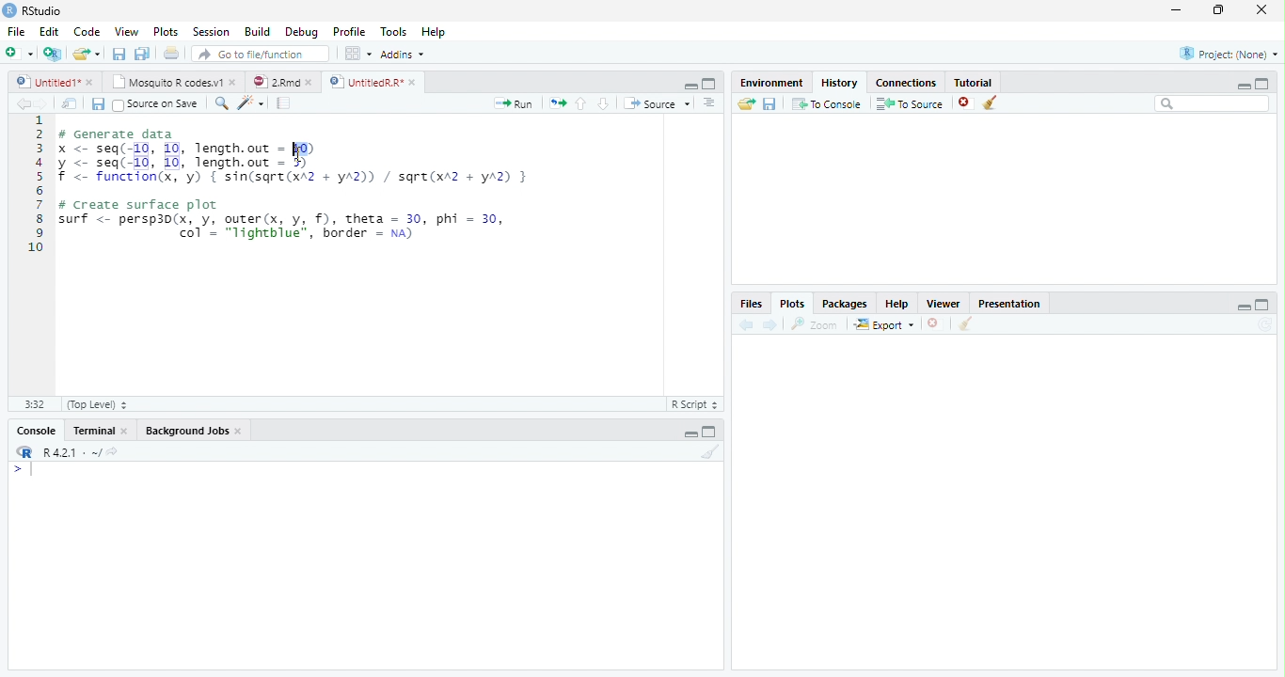 This screenshot has width=1285, height=677. What do you see at coordinates (840, 82) in the screenshot?
I see `History` at bounding box center [840, 82].